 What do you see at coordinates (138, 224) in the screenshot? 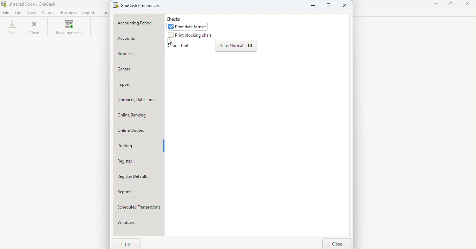
I see `Windows` at bounding box center [138, 224].